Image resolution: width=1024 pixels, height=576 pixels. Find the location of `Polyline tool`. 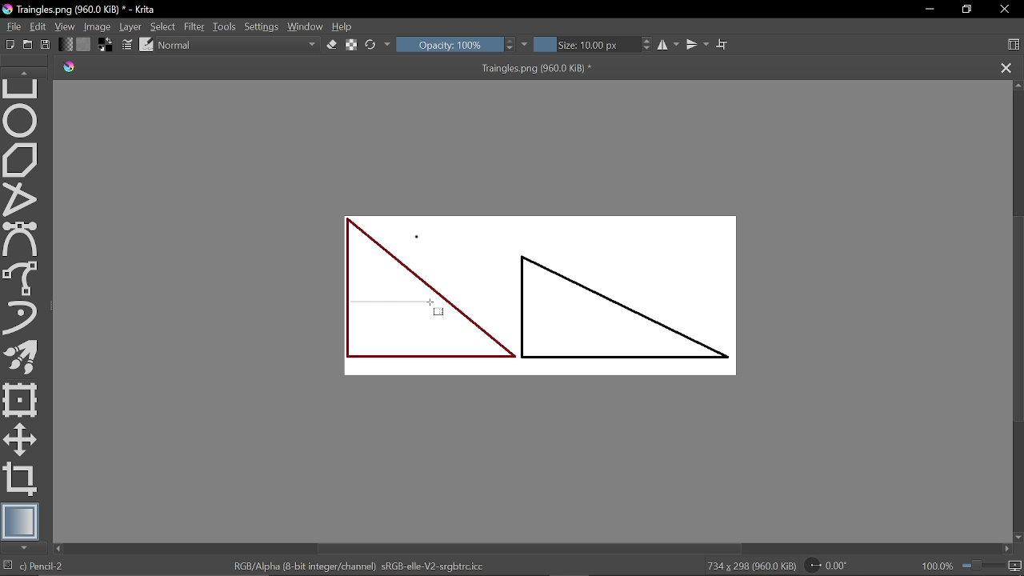

Polyline tool is located at coordinates (21, 201).